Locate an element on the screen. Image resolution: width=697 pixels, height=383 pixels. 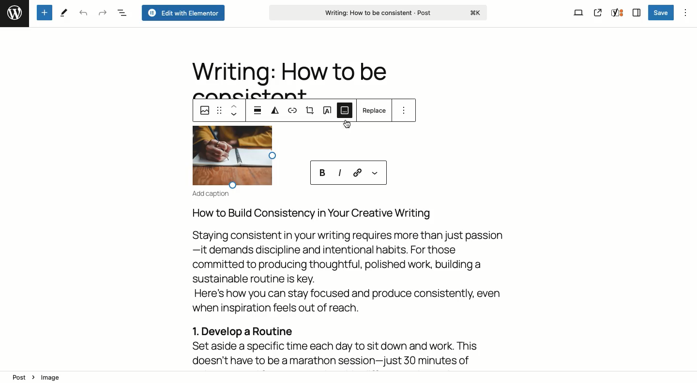
Replace is located at coordinates (375, 110).